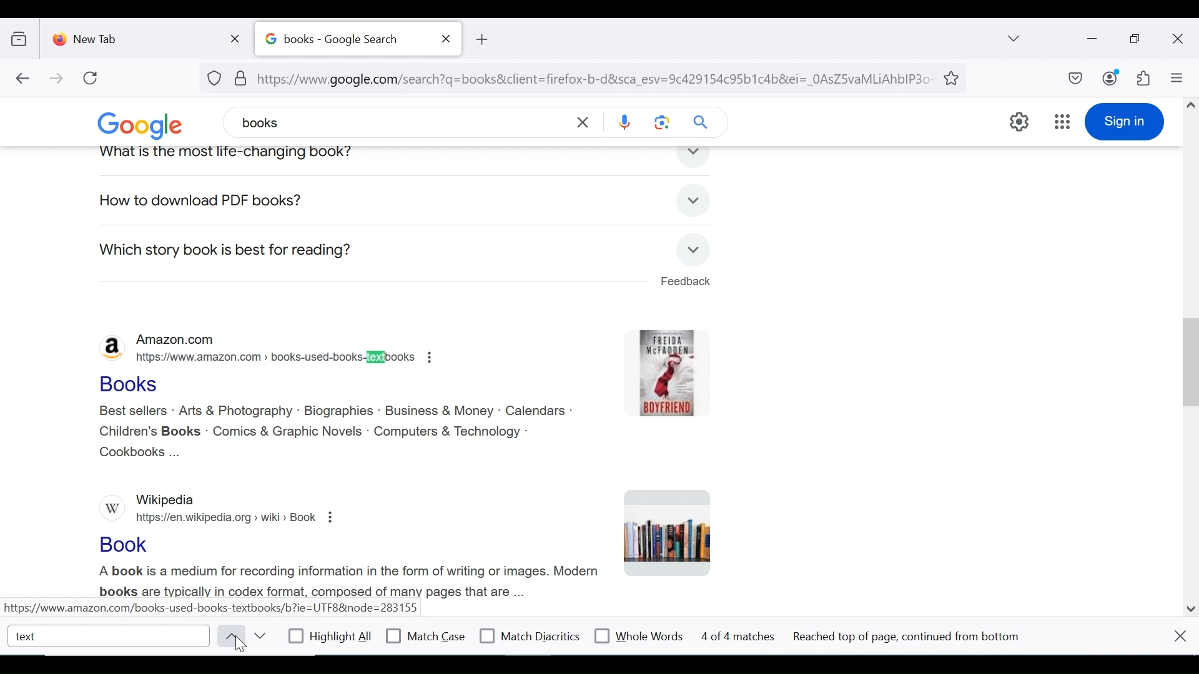  Describe the element at coordinates (22, 79) in the screenshot. I see `back` at that location.